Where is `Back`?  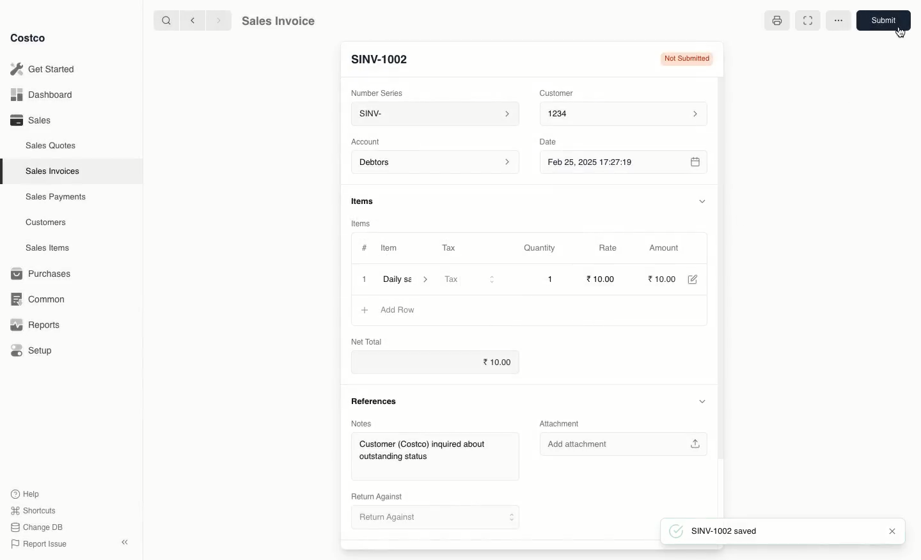 Back is located at coordinates (189, 22).